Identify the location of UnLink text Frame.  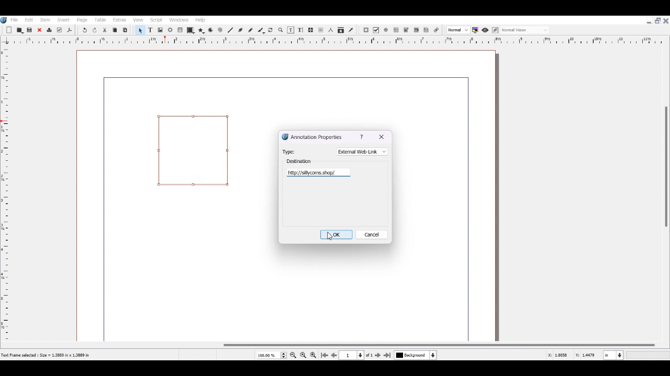
(321, 30).